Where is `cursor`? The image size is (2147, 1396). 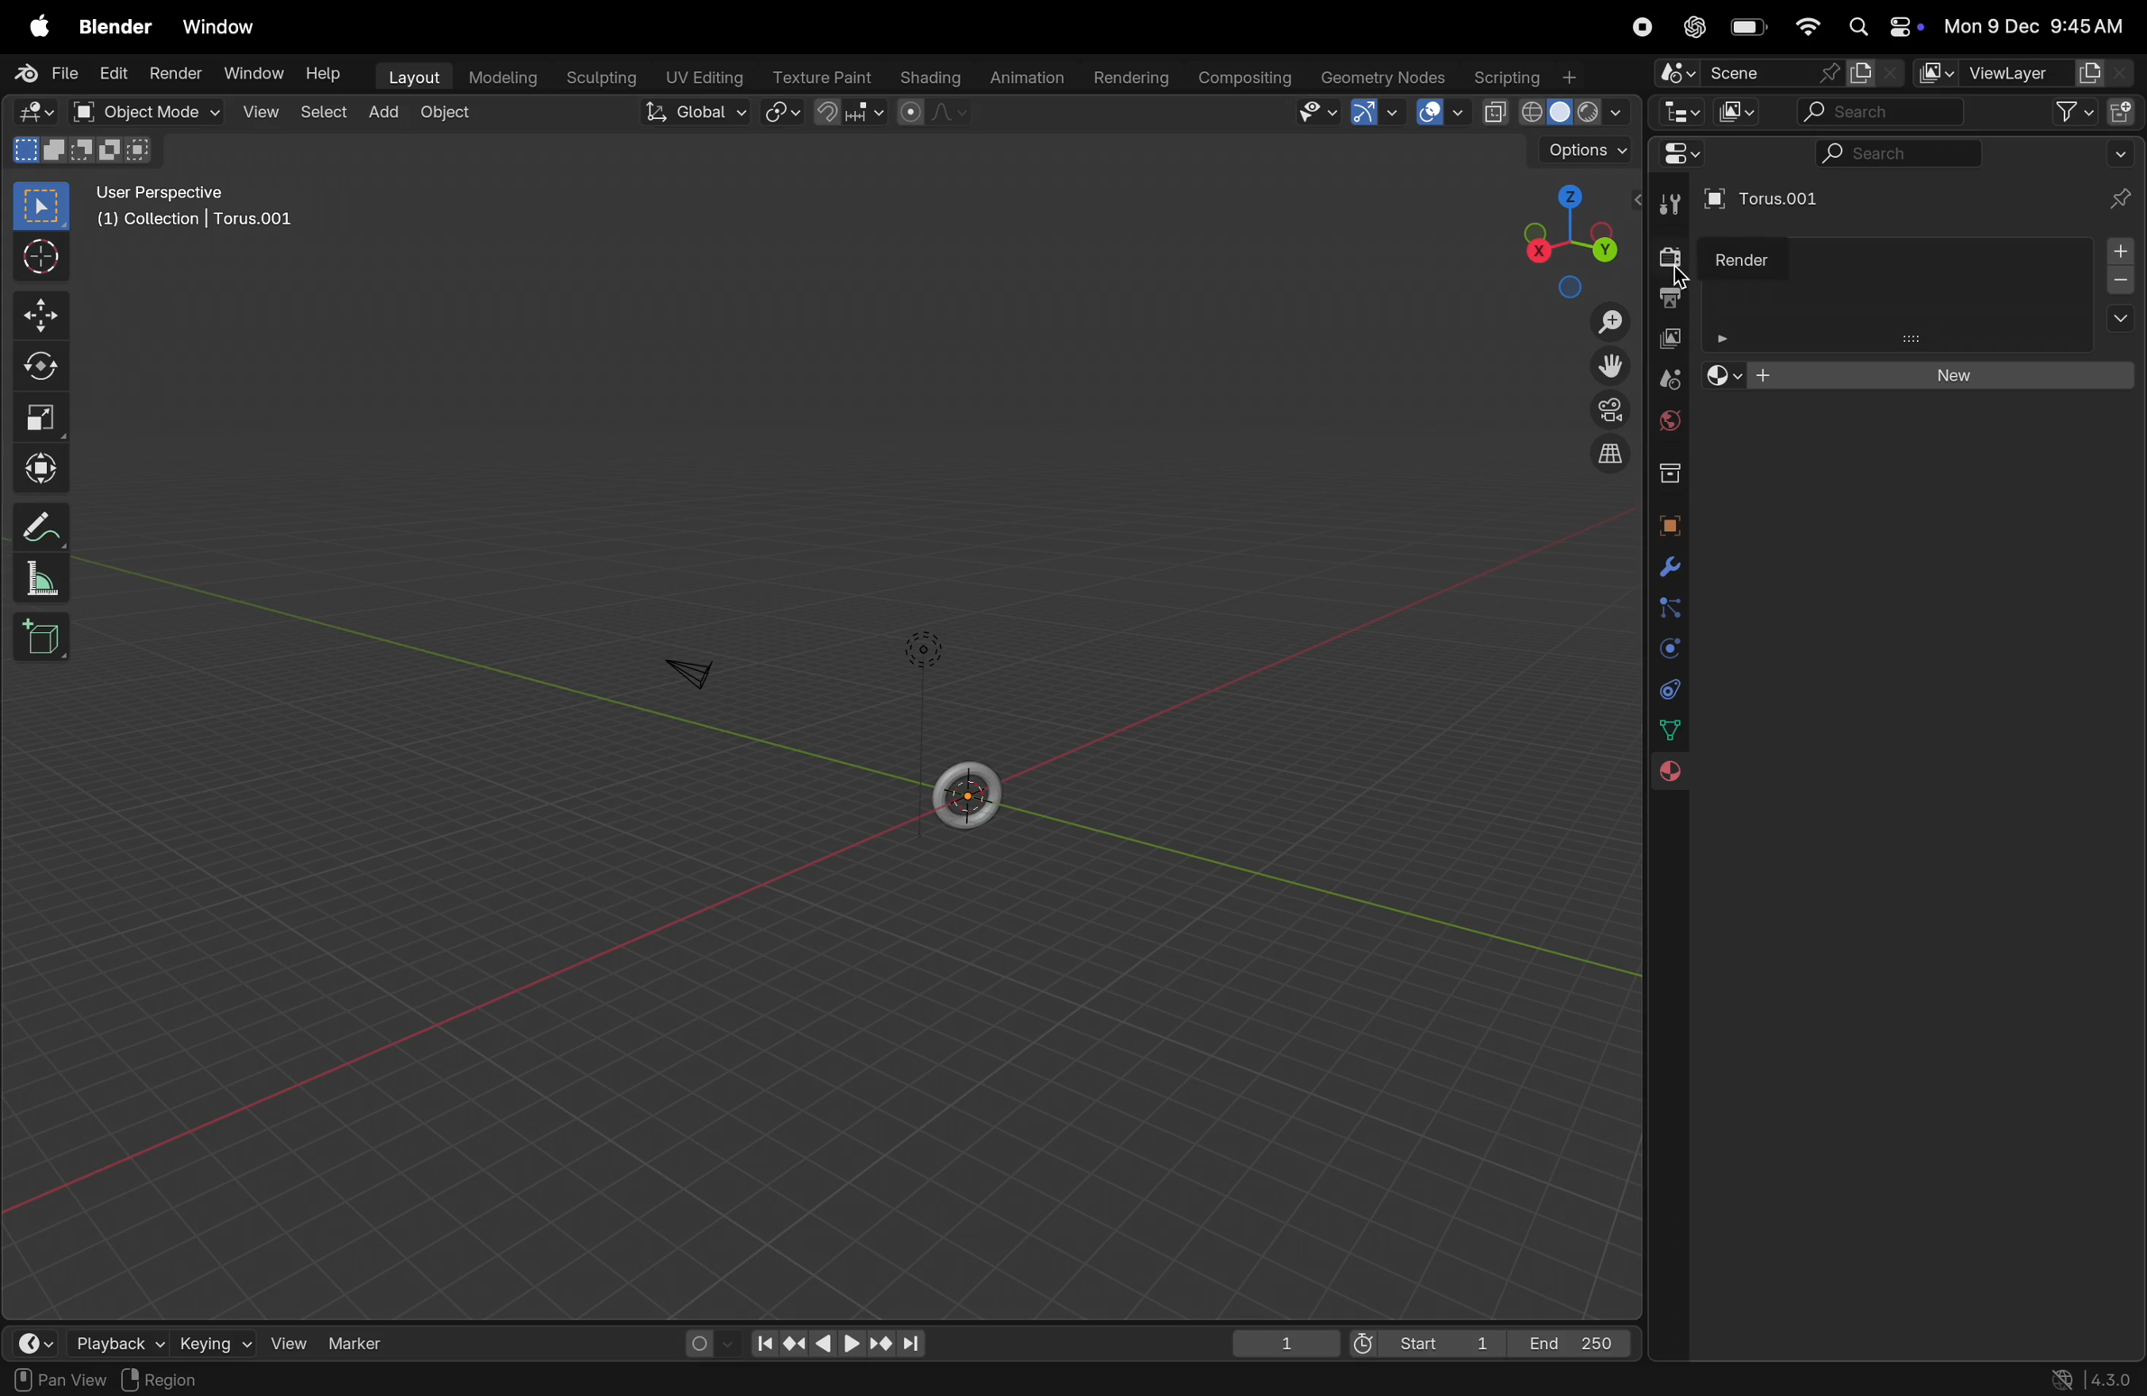 cursor is located at coordinates (1684, 273).